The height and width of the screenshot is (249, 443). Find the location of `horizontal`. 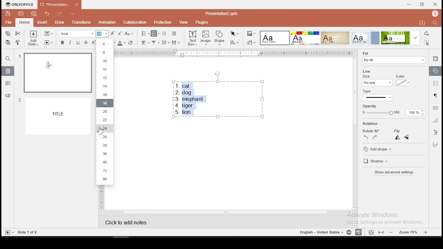

horizontal is located at coordinates (407, 138).